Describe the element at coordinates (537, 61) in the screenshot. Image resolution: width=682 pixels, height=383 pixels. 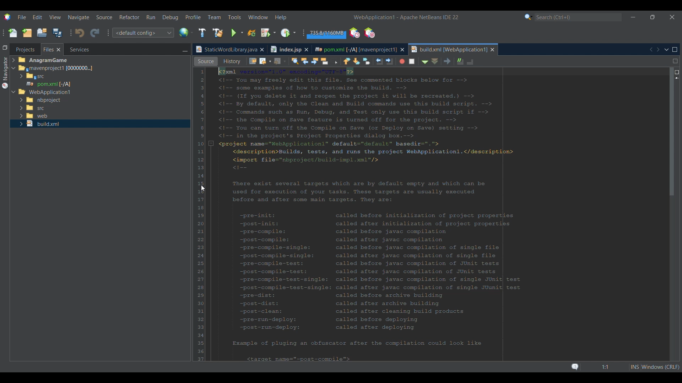
I see `Uncomment` at that location.